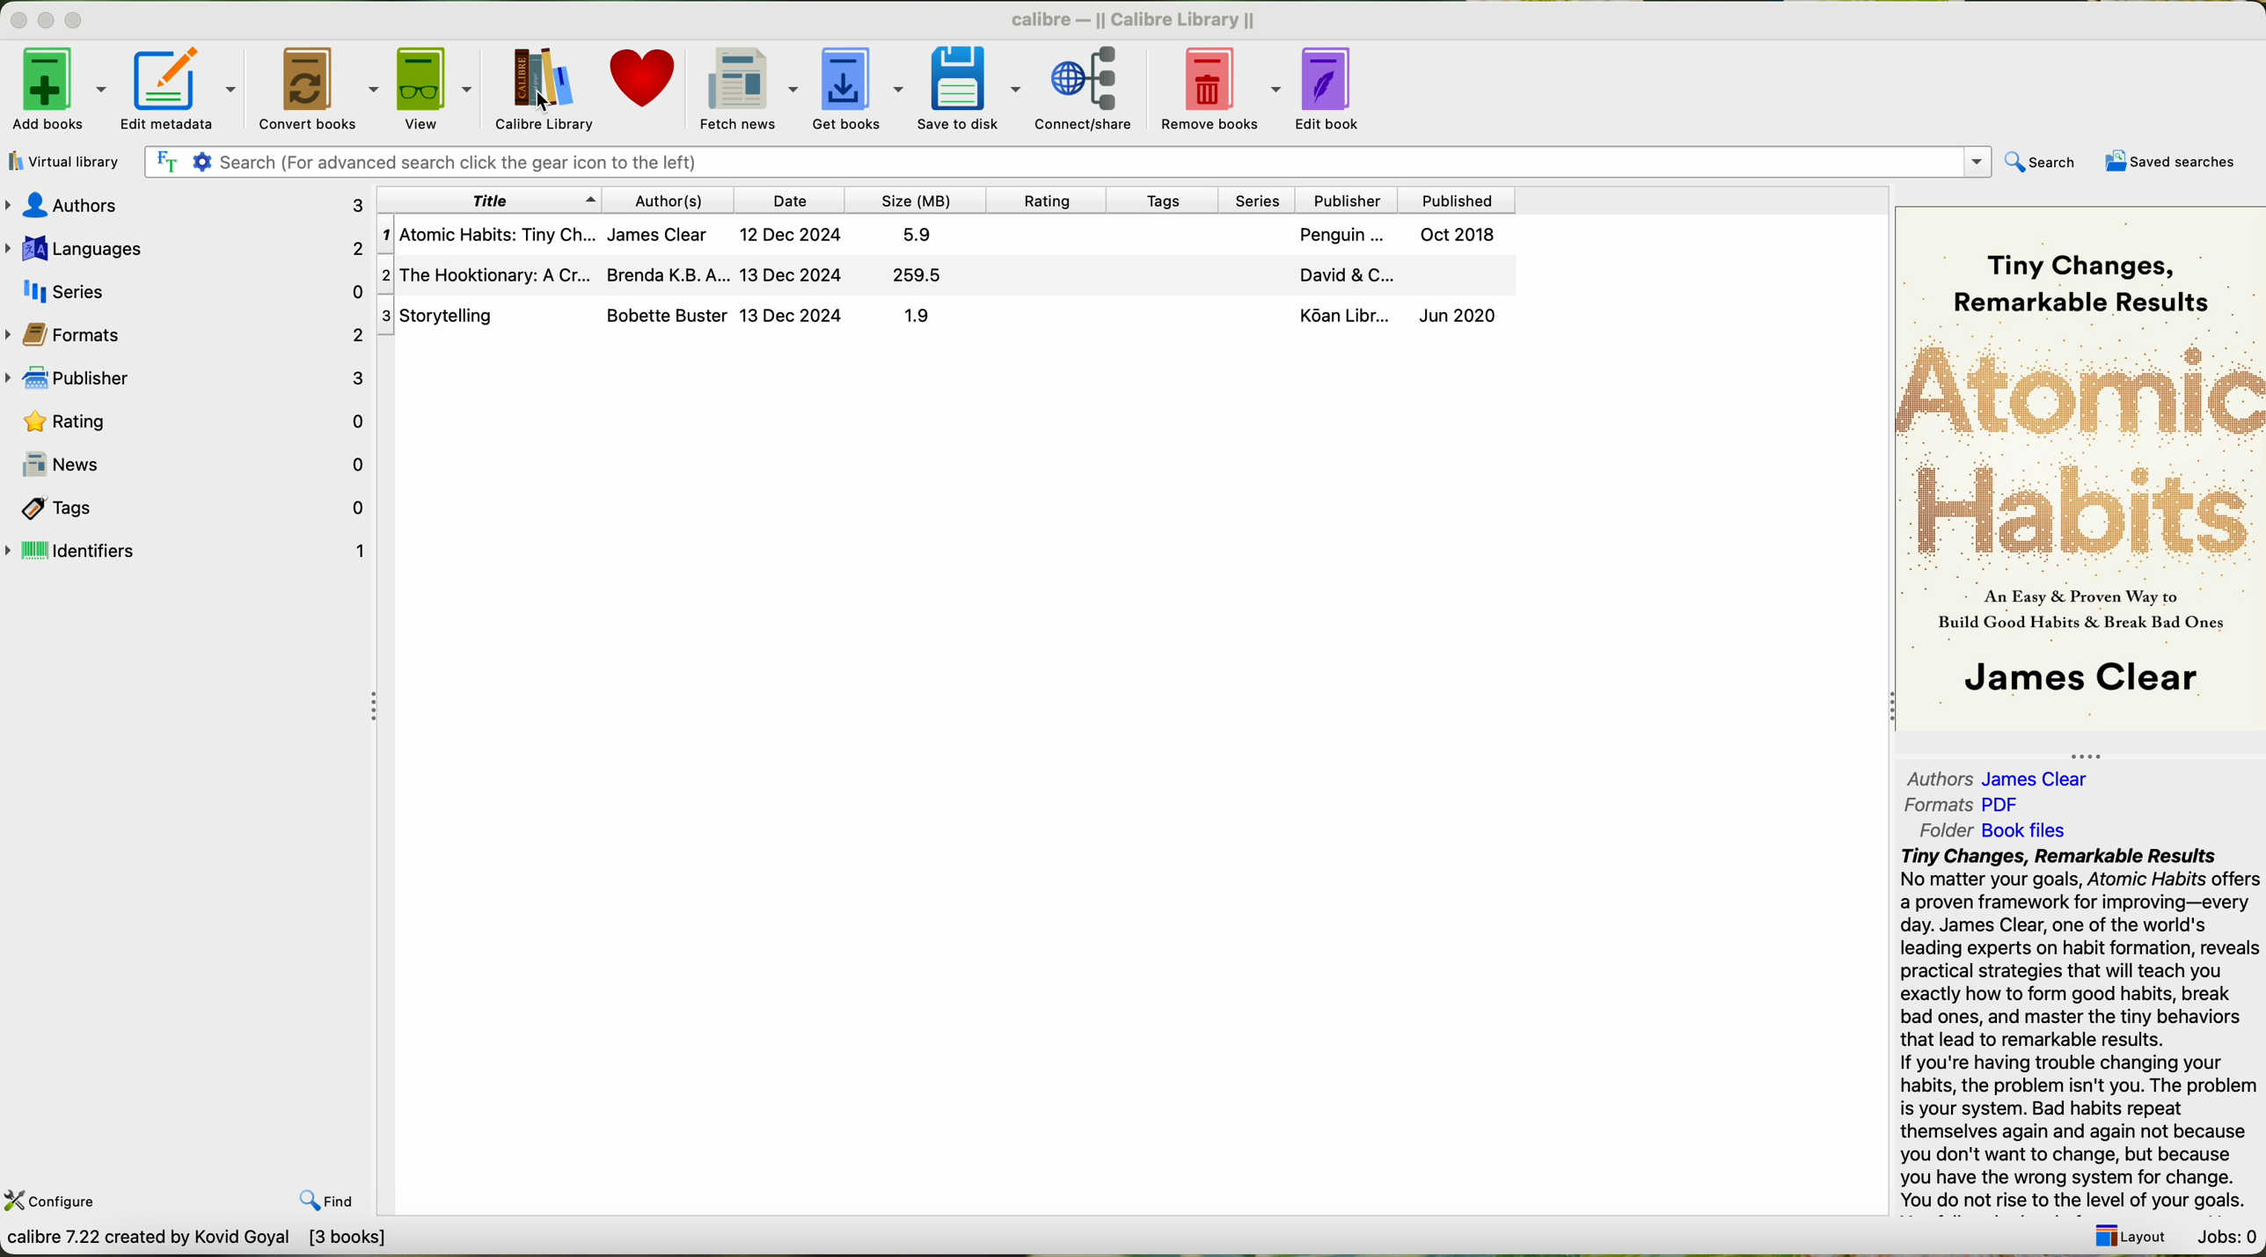 The height and width of the screenshot is (1257, 2266). I want to click on Book file, so click(2023, 830).